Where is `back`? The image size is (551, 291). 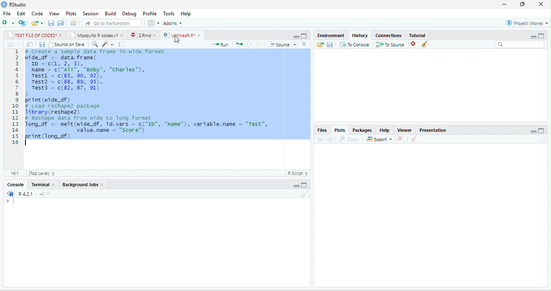
back is located at coordinates (9, 44).